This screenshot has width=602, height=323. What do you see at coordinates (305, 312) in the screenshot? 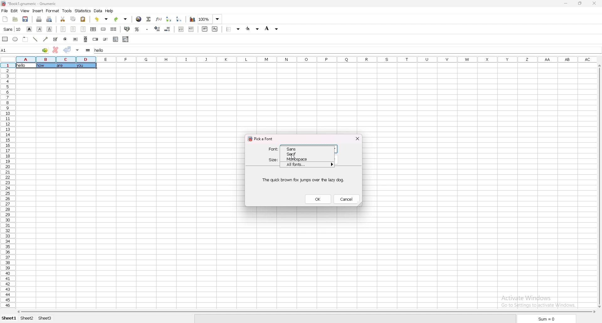
I see `scroll bar` at bounding box center [305, 312].